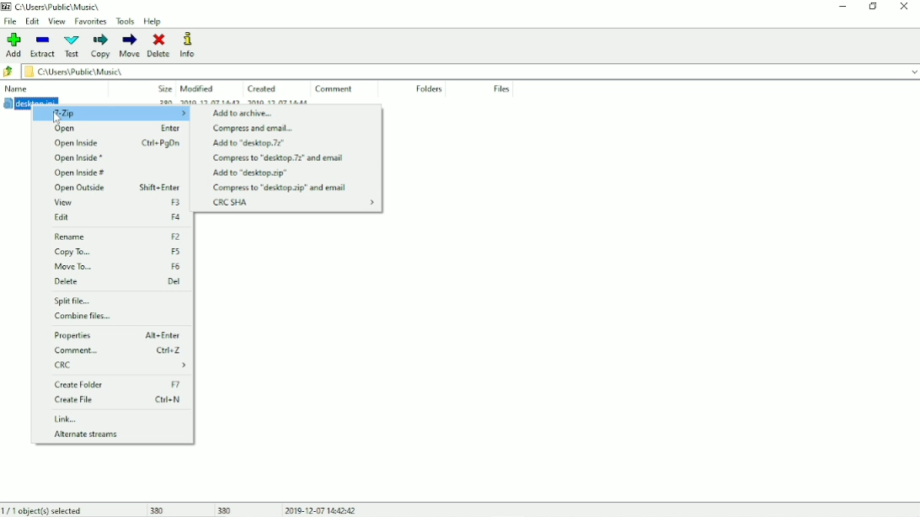 Image resolution: width=920 pixels, height=517 pixels. Describe the element at coordinates (277, 159) in the screenshot. I see `Compress to "desktop.7z" and email` at that location.